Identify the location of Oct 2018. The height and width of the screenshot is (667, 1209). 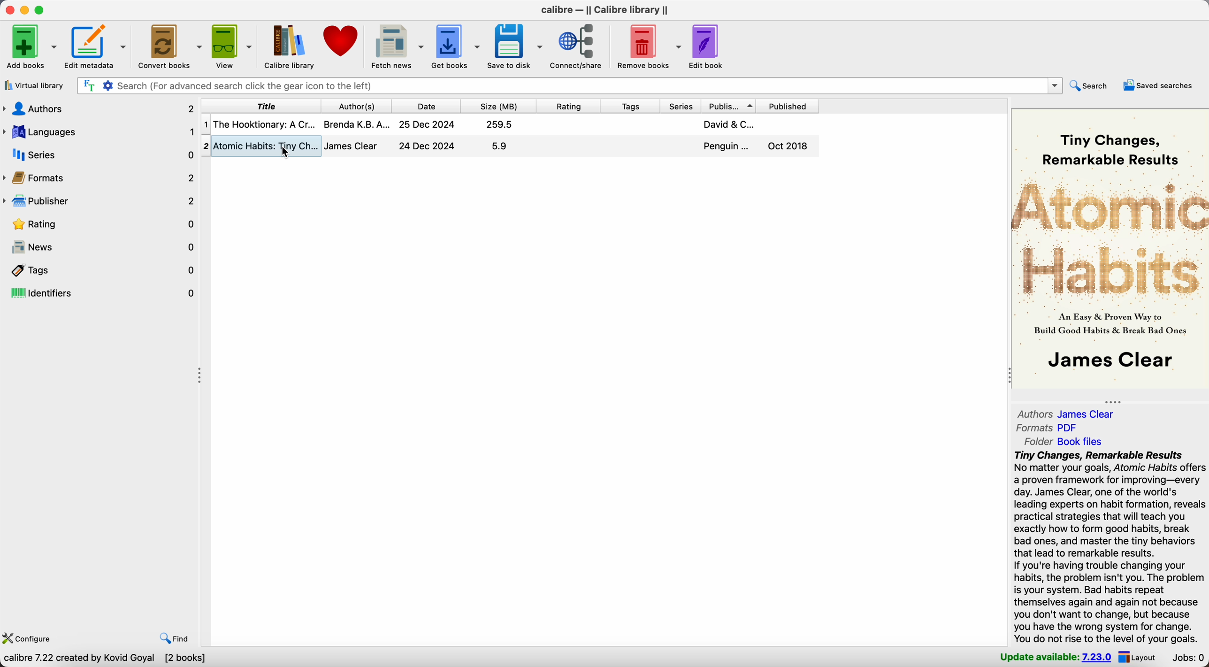
(789, 146).